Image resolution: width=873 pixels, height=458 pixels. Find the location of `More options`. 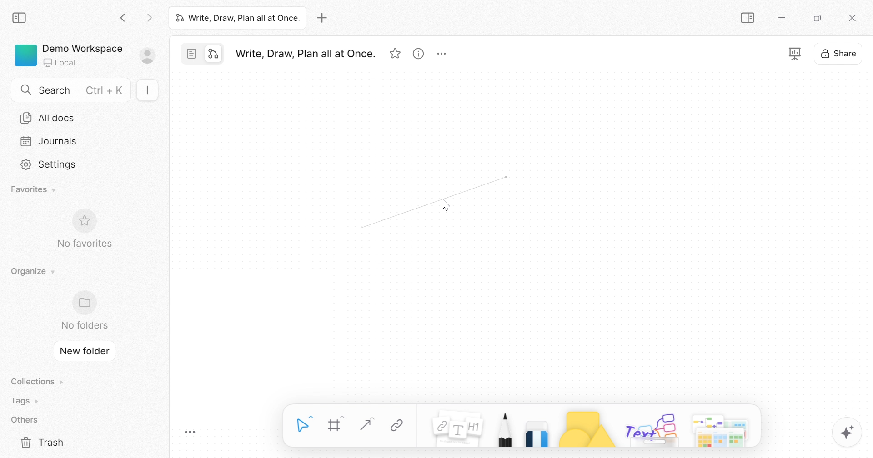

More options is located at coordinates (722, 428).